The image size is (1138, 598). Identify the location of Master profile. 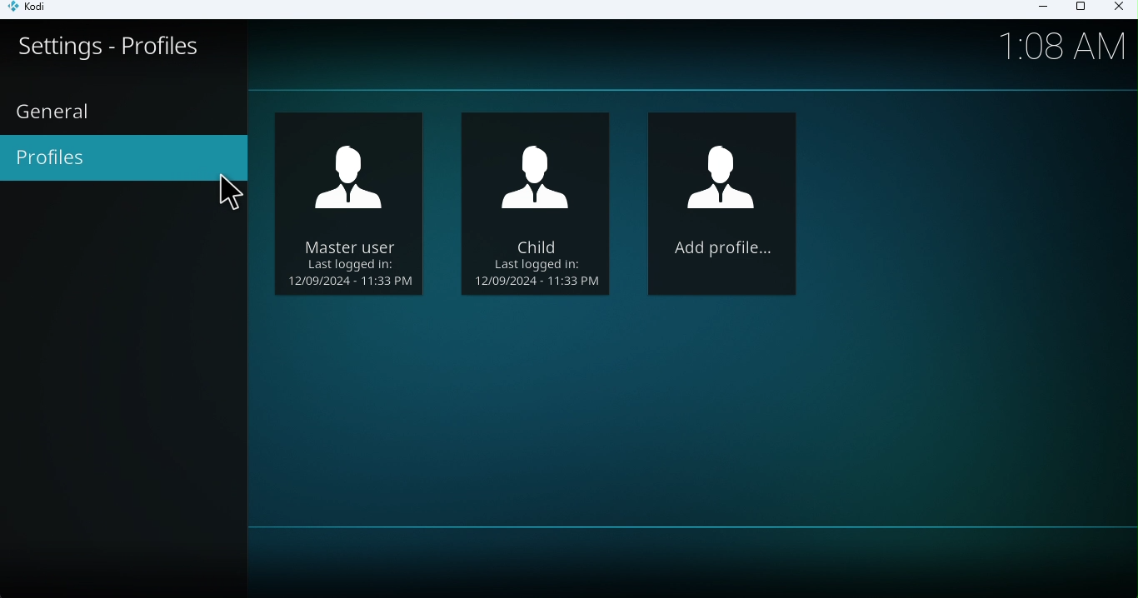
(725, 205).